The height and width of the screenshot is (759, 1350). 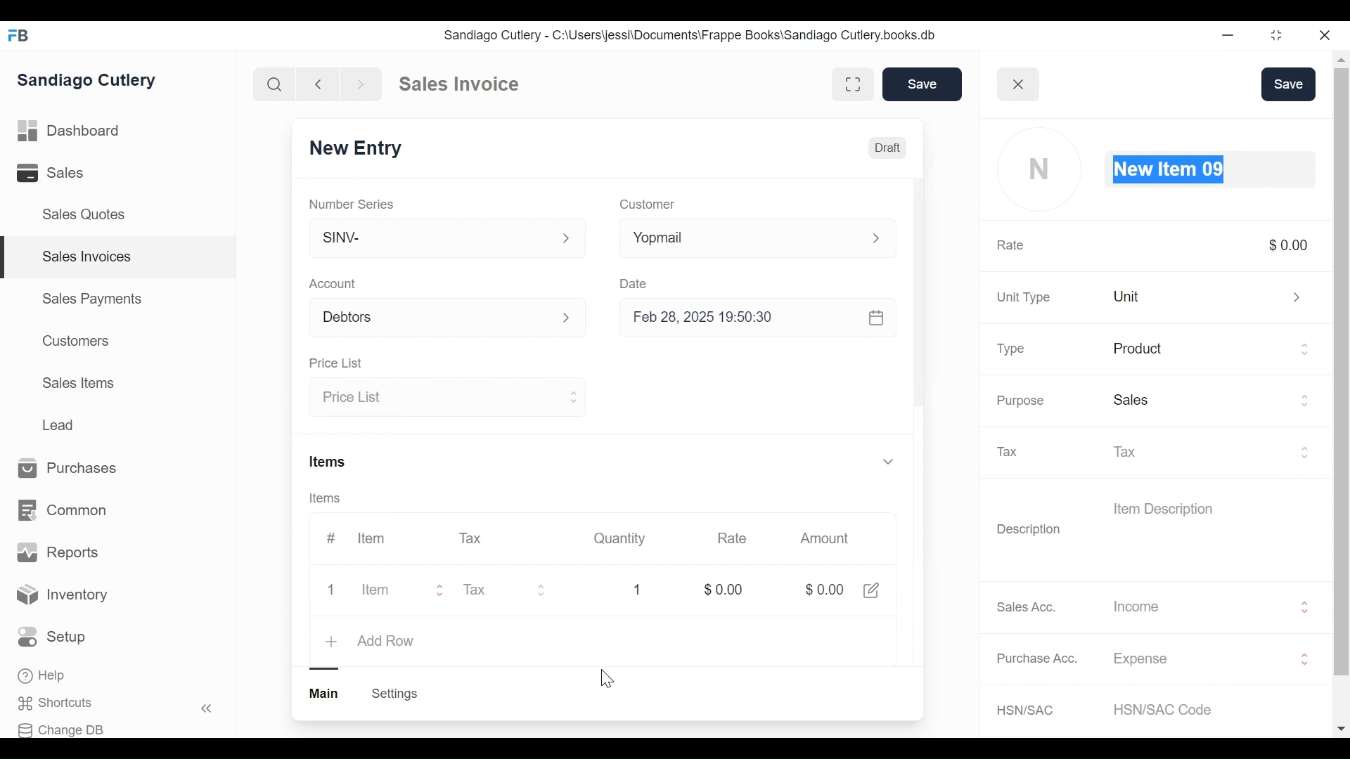 I want to click on Rate, so click(x=1010, y=246).